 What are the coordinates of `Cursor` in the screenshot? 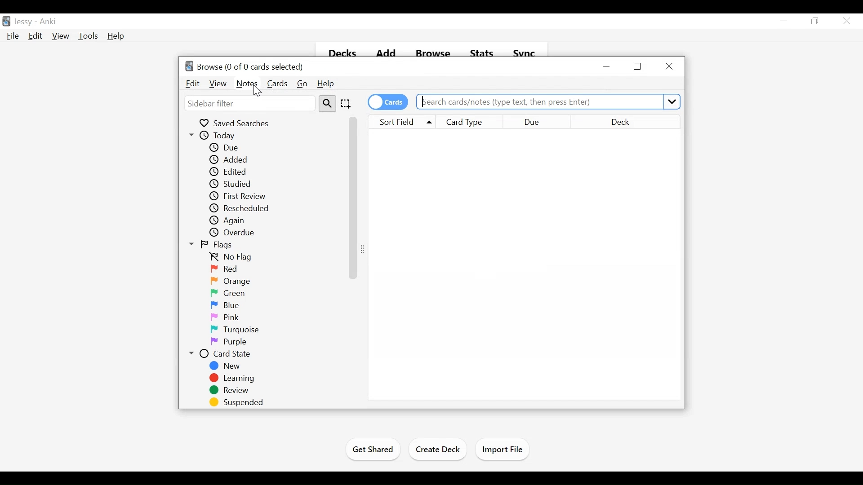 It's located at (258, 91).